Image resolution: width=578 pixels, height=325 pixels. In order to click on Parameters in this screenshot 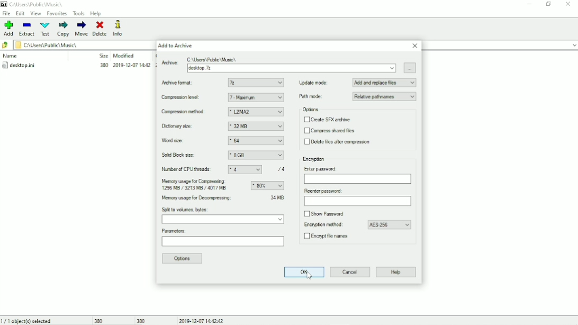, I will do `click(175, 231)`.